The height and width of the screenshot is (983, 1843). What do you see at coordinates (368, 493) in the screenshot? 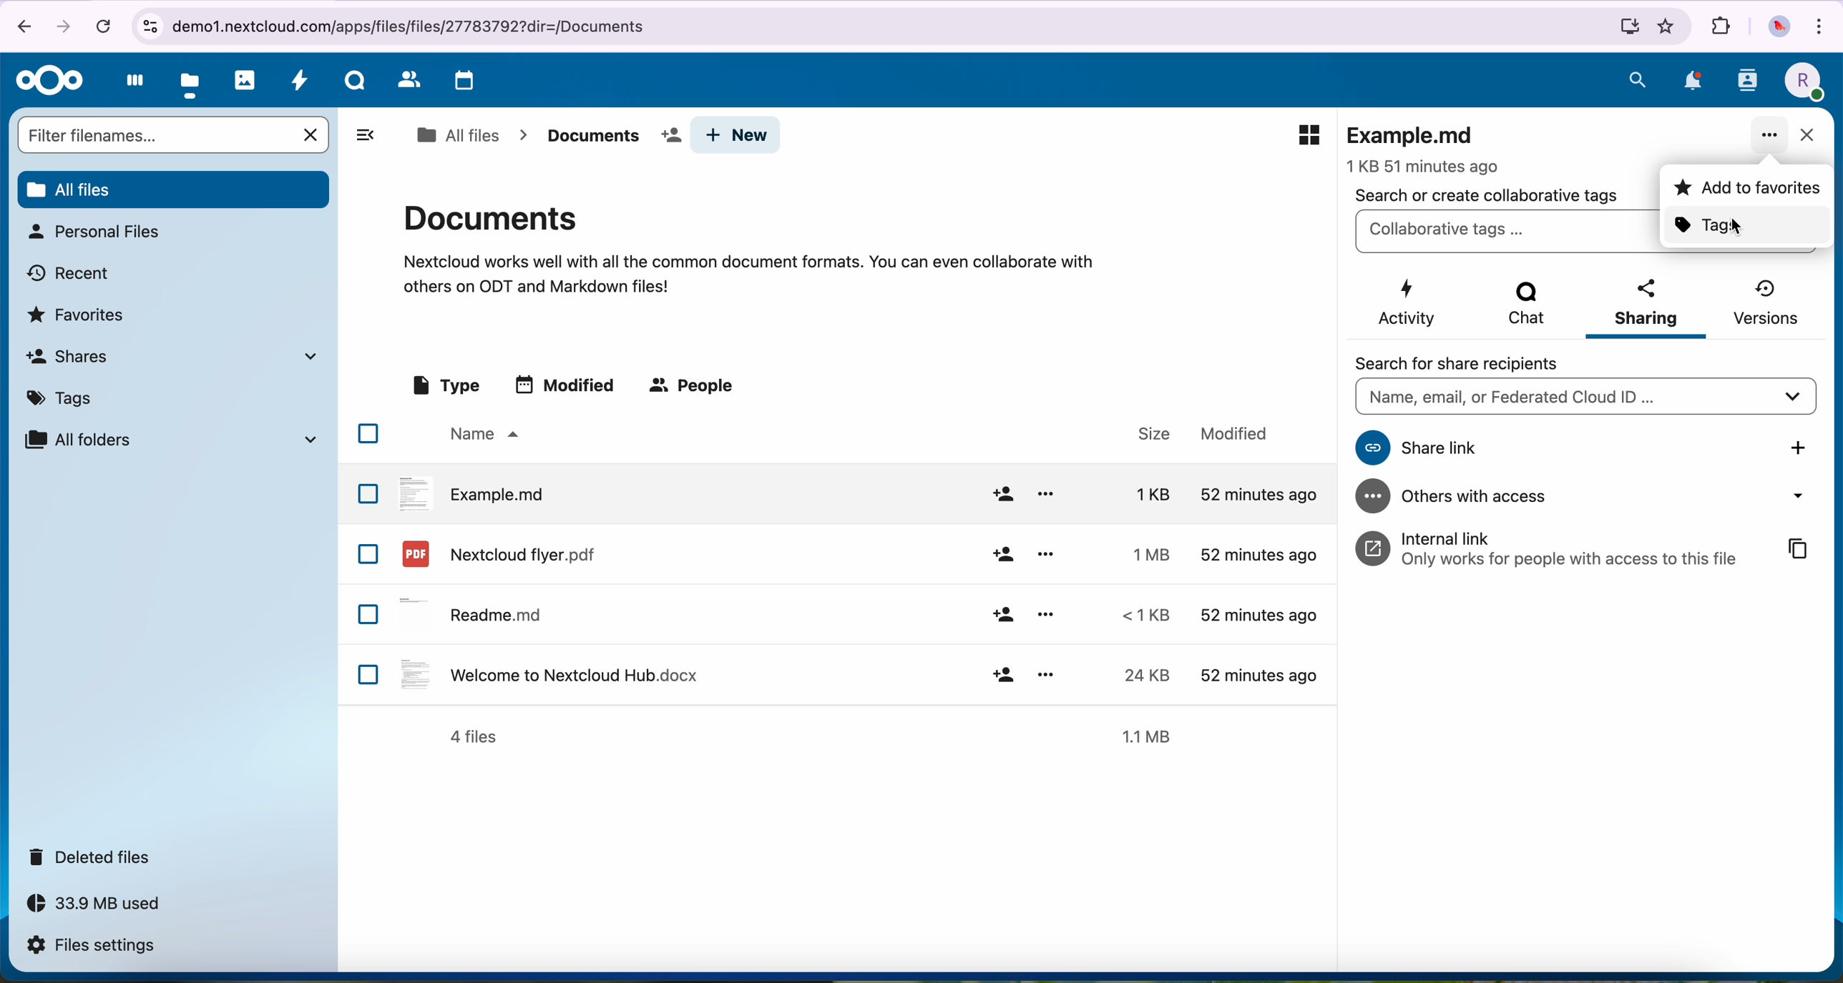
I see `checkbox` at bounding box center [368, 493].